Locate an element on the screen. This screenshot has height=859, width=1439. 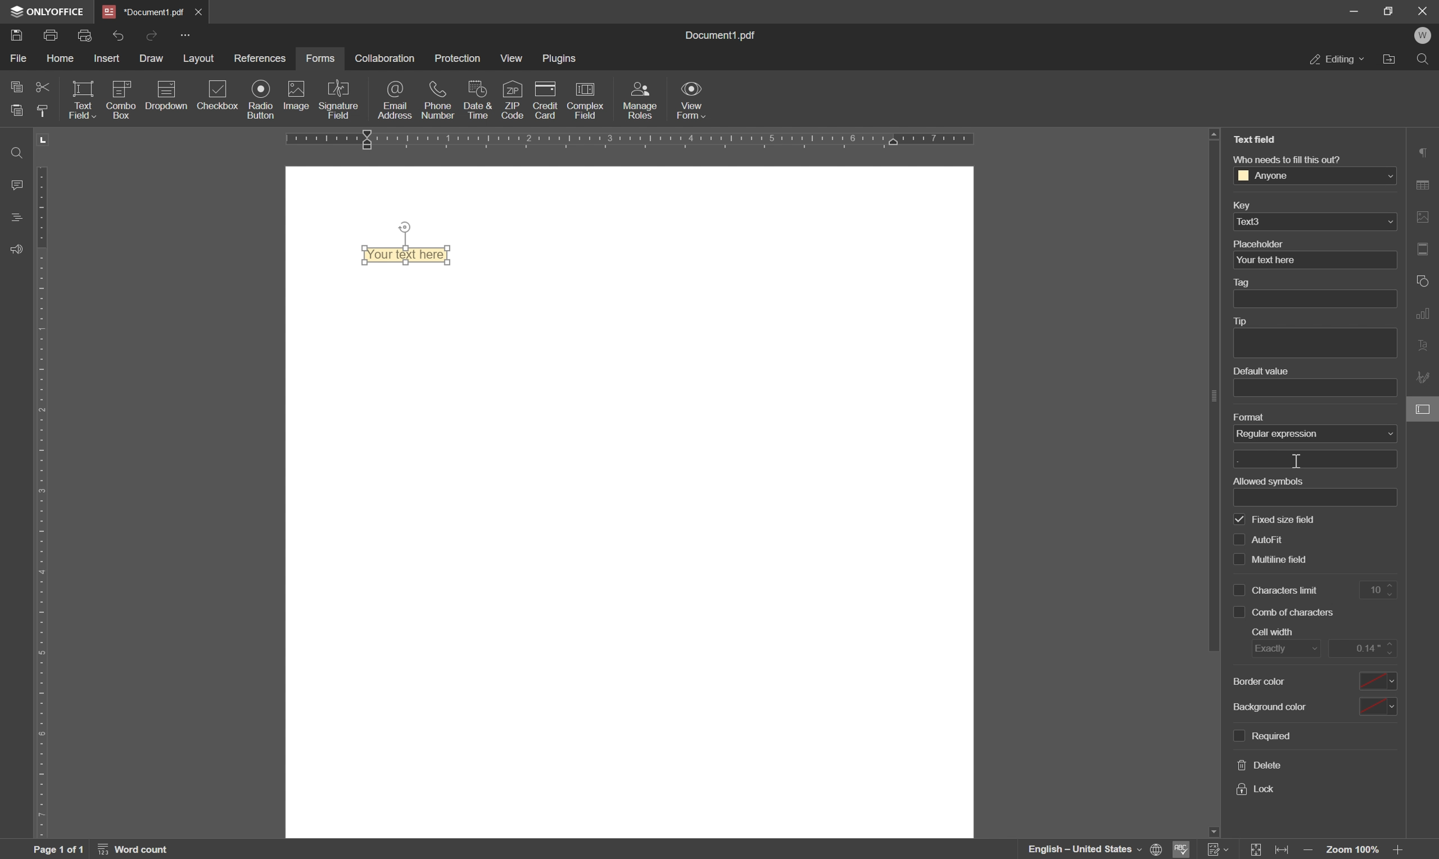
scroll bar is located at coordinates (1209, 401).